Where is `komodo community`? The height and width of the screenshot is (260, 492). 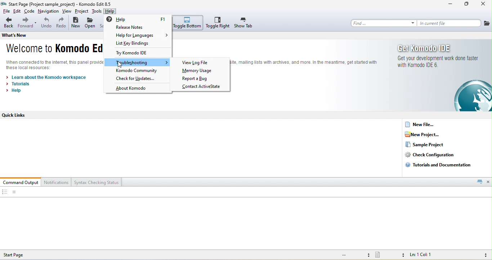
komodo community is located at coordinates (138, 71).